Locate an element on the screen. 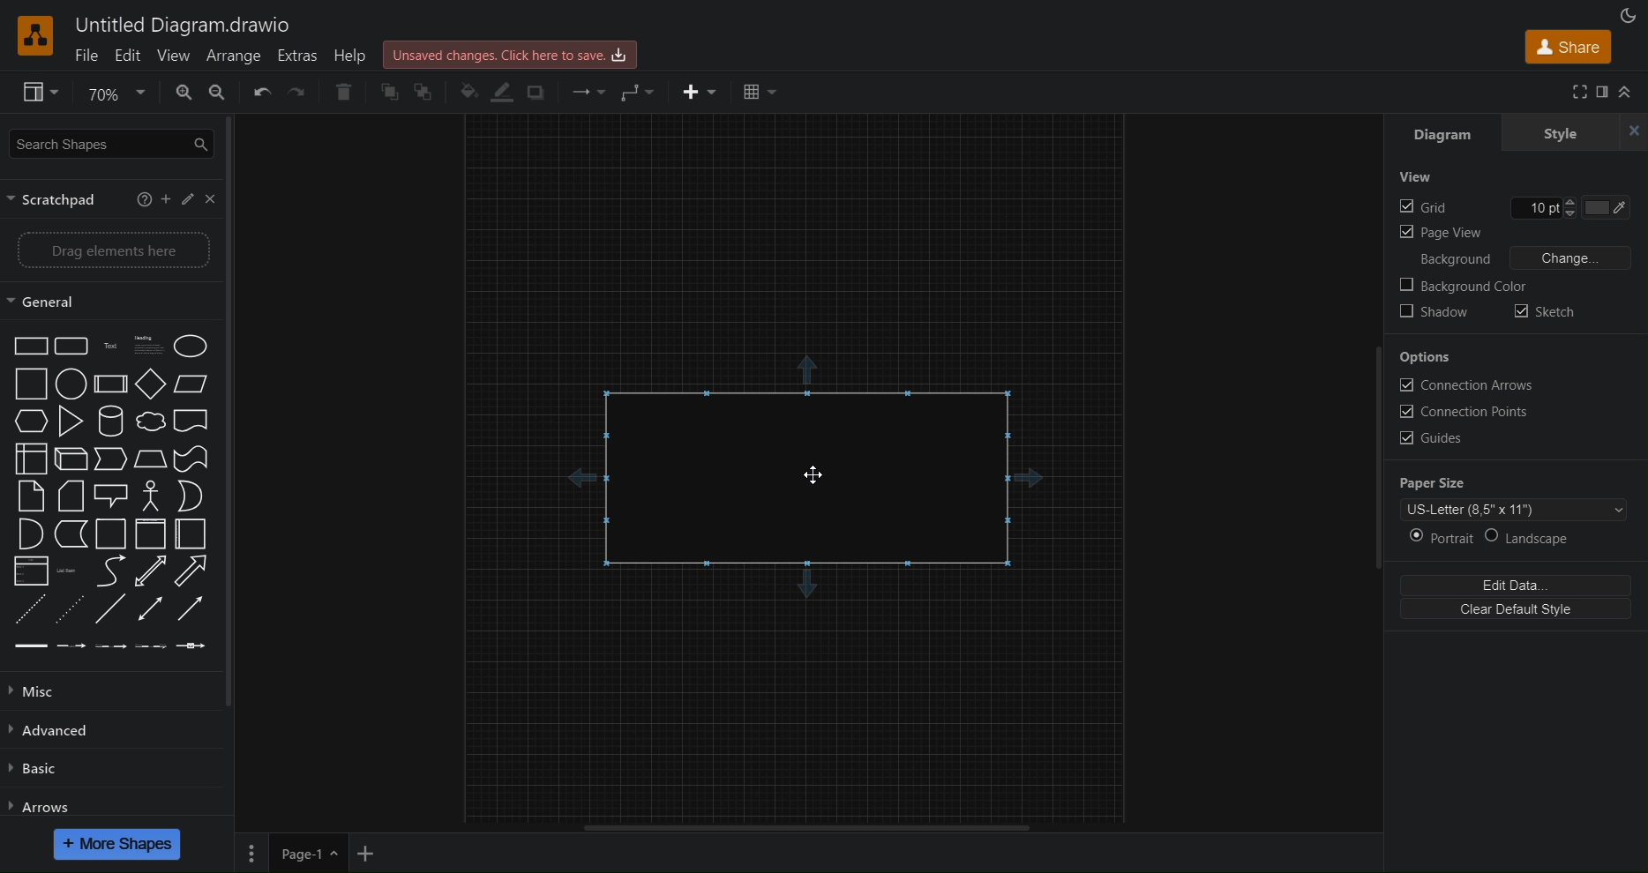  Background is located at coordinates (1450, 260).